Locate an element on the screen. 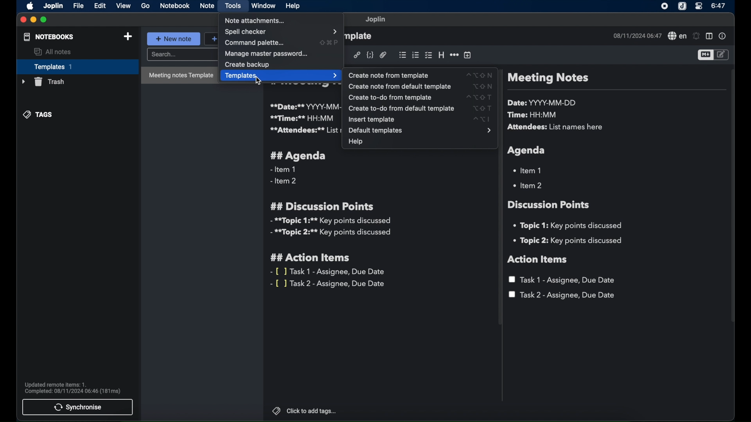 Image resolution: width=751 pixels, height=422 pixels. toggle editor layout is located at coordinates (709, 36).